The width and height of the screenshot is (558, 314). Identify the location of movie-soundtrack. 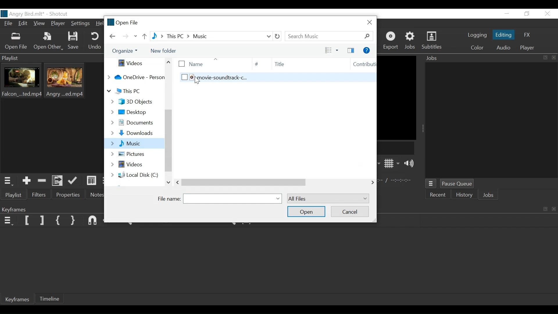
(269, 80).